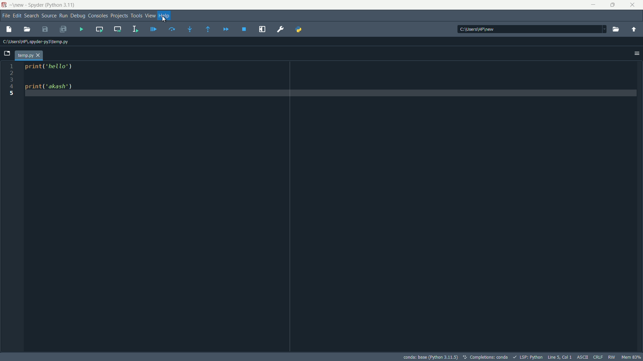 Image resolution: width=643 pixels, height=361 pixels. Describe the element at coordinates (49, 16) in the screenshot. I see `source menu` at that location.